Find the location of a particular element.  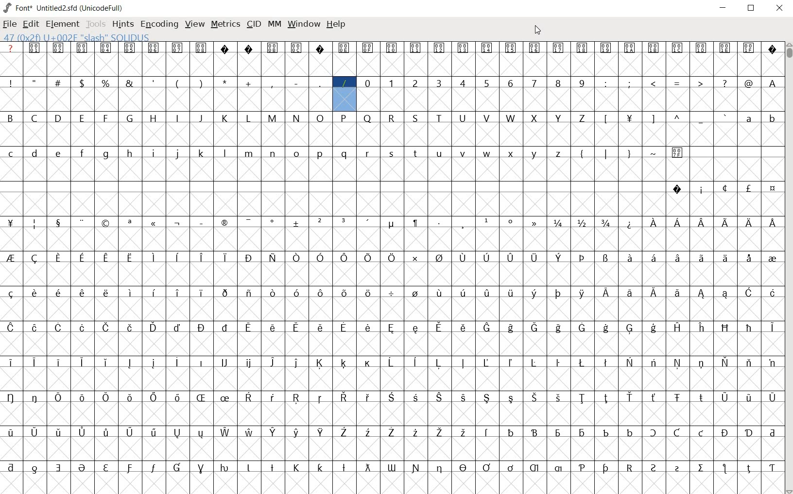

glyph is located at coordinates (82, 293).